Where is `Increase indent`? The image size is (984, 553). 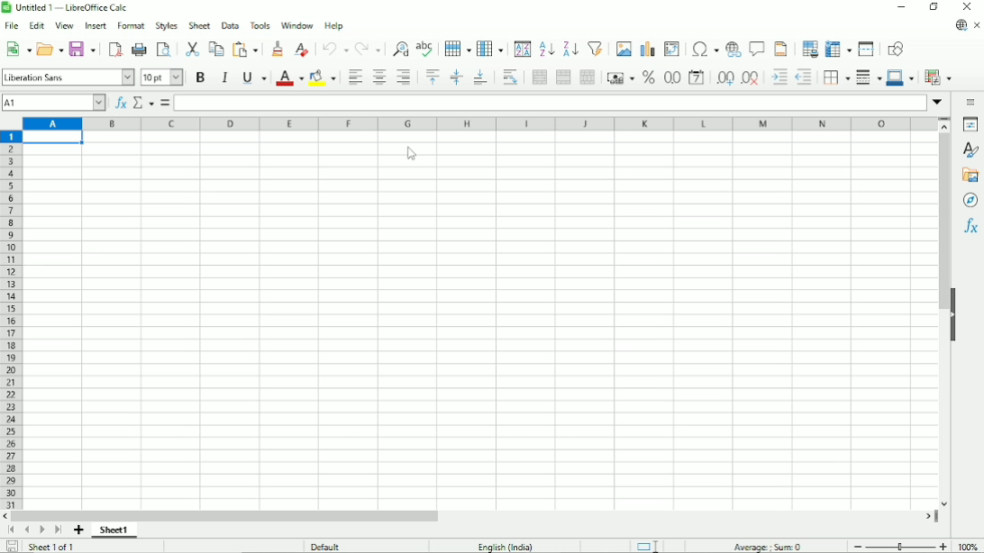
Increase indent is located at coordinates (778, 78).